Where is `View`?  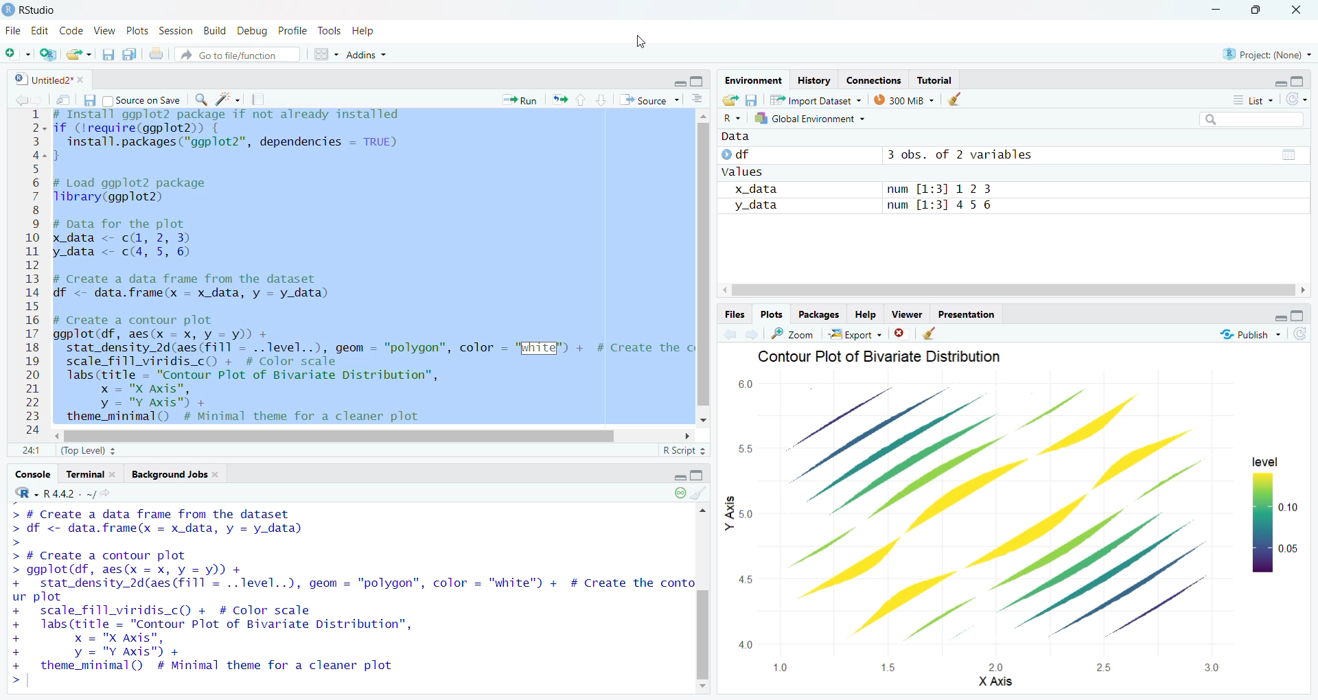
View is located at coordinates (102, 32).